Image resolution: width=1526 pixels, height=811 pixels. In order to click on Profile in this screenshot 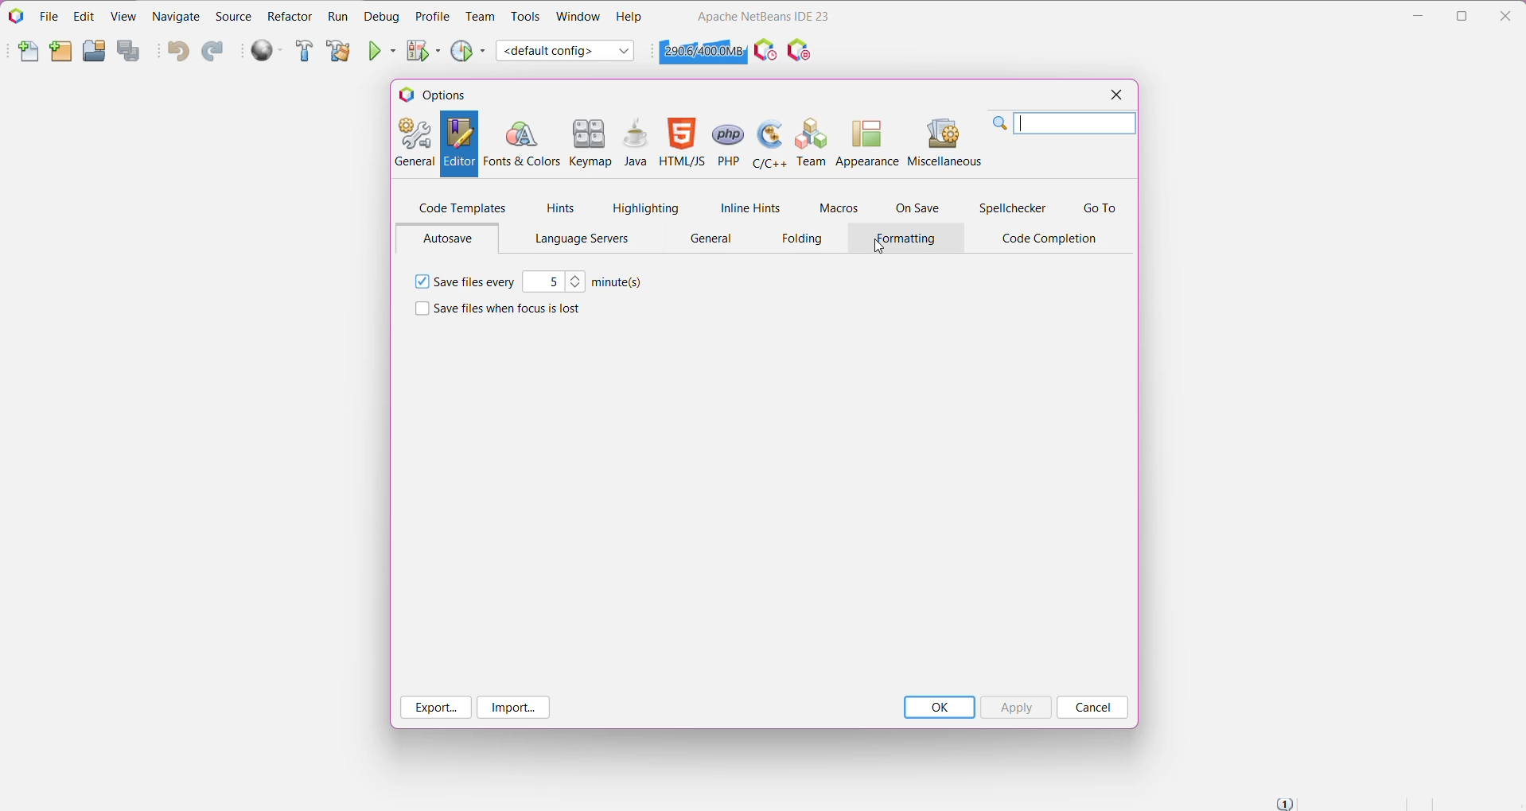, I will do `click(433, 16)`.